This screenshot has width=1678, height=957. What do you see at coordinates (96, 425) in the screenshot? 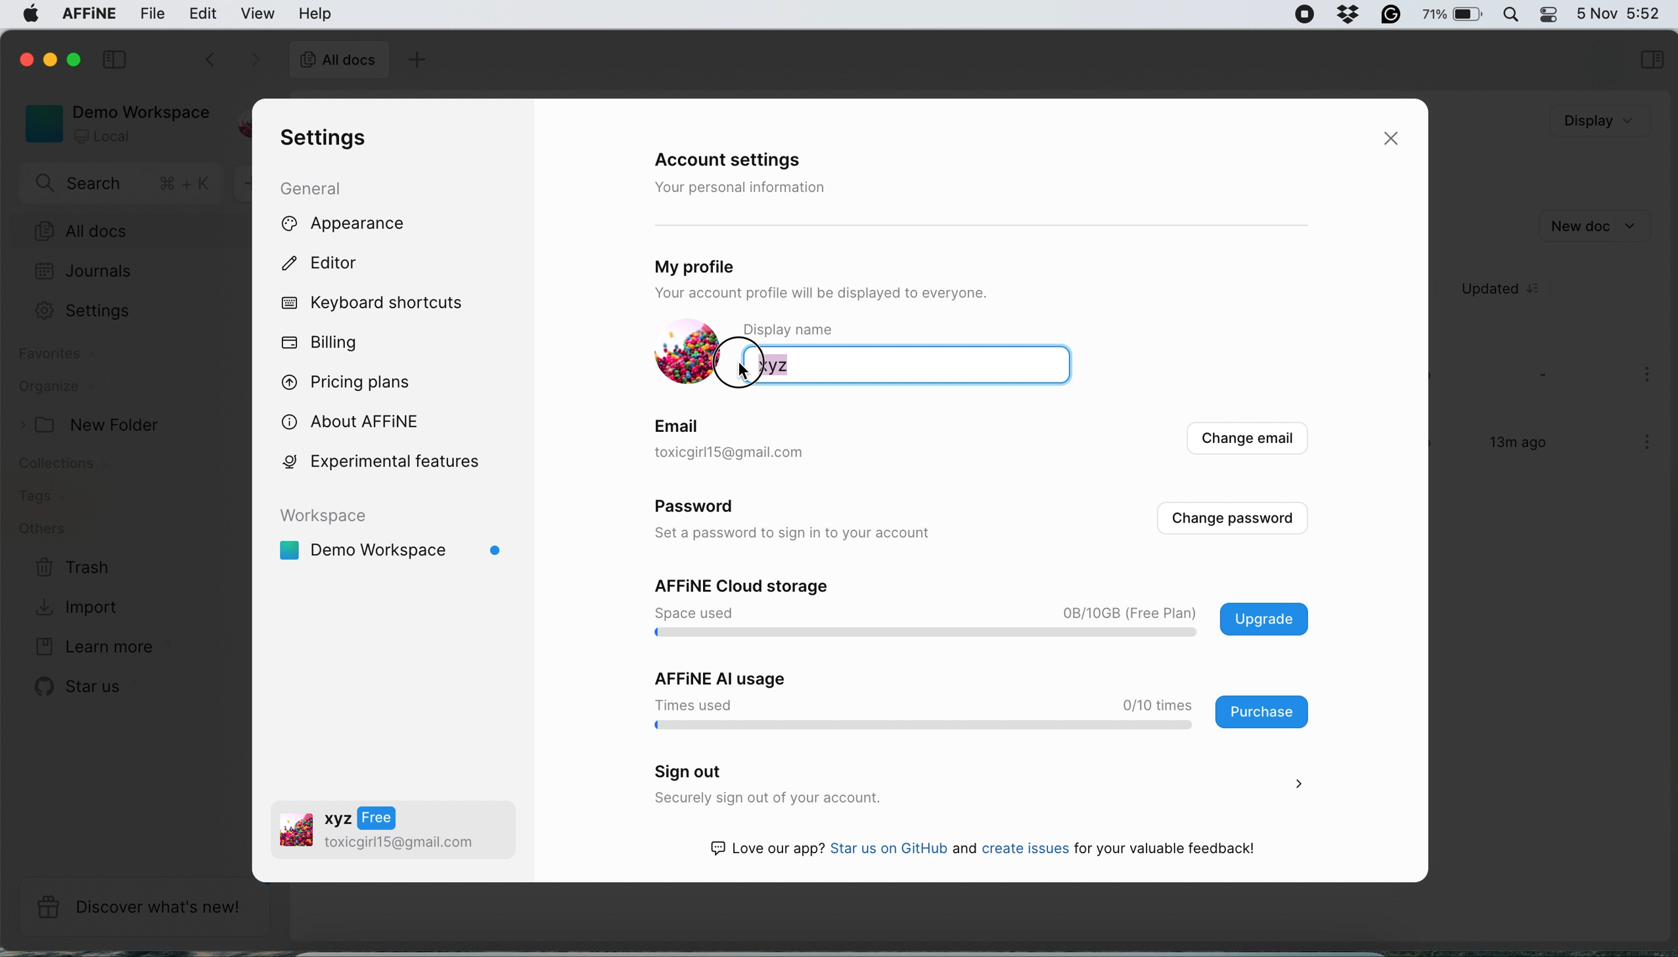
I see `new folder` at bounding box center [96, 425].